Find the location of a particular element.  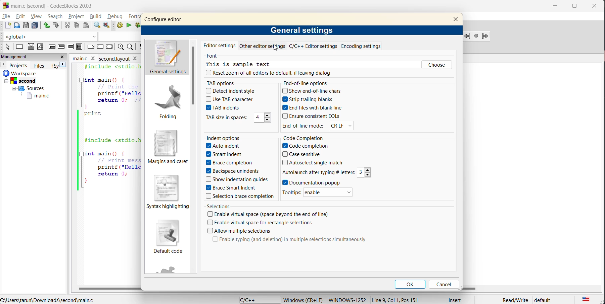

Brace completion is located at coordinates (231, 163).